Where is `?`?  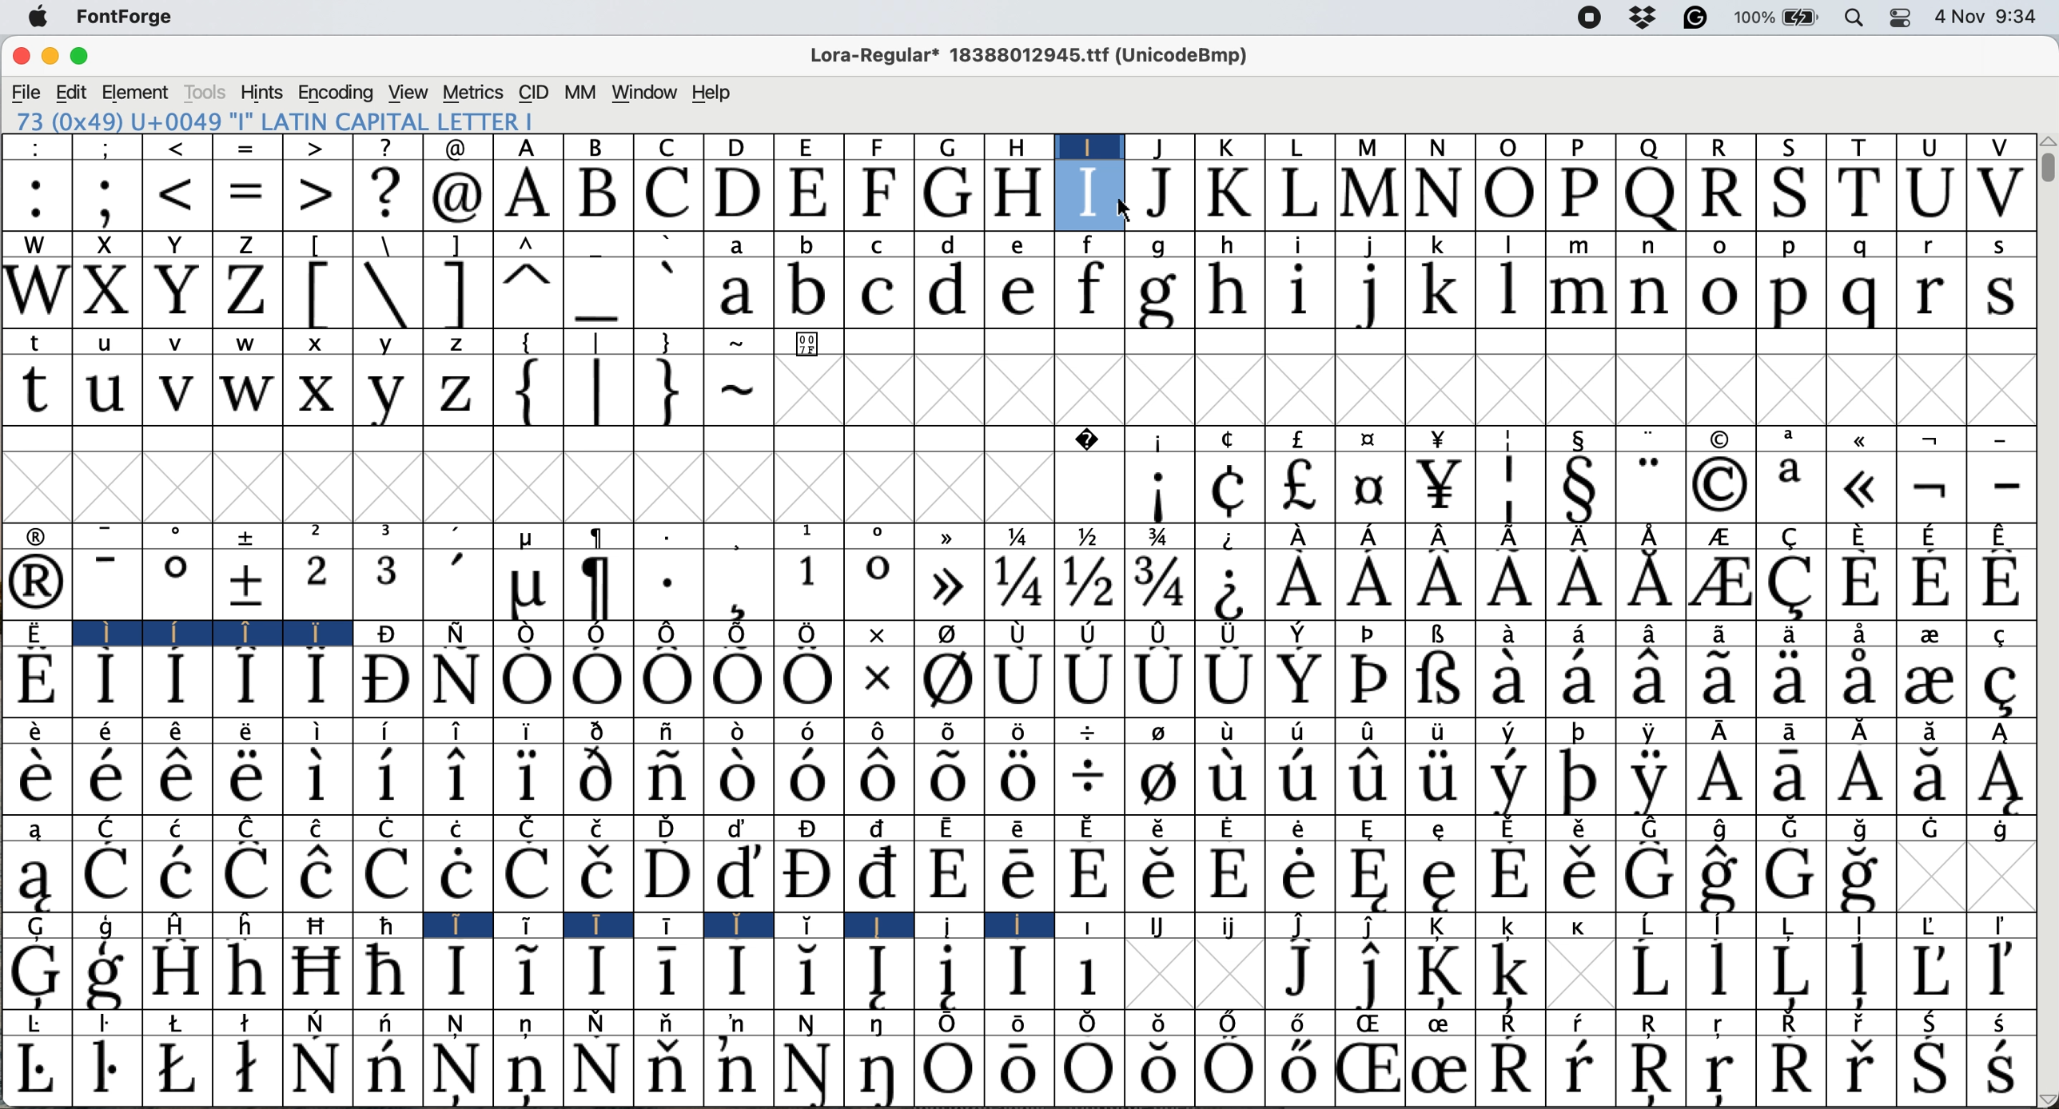
? is located at coordinates (385, 146).